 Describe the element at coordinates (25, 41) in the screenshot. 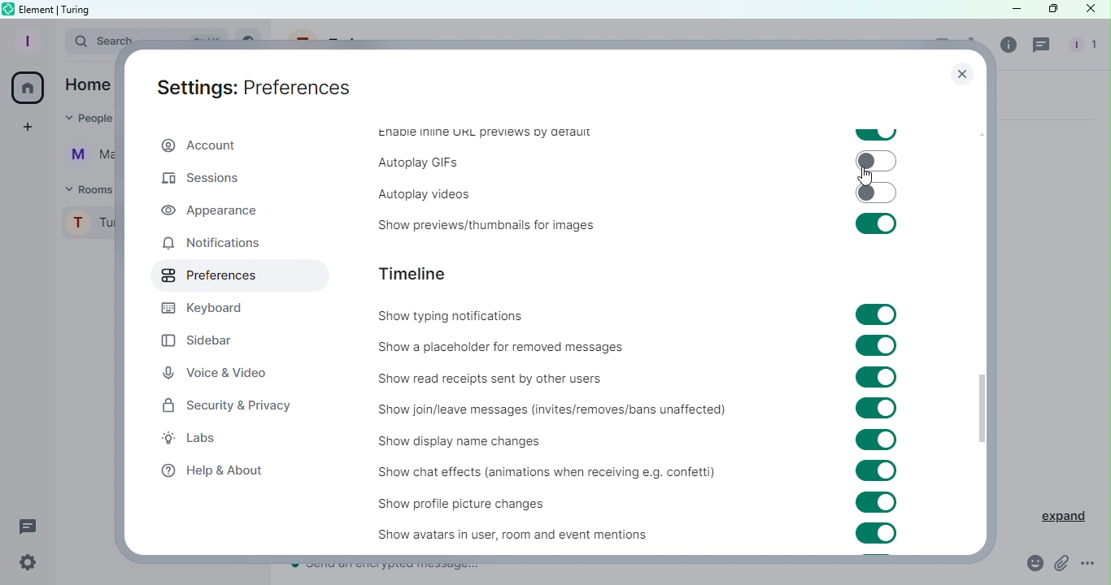

I see `Profile` at that location.